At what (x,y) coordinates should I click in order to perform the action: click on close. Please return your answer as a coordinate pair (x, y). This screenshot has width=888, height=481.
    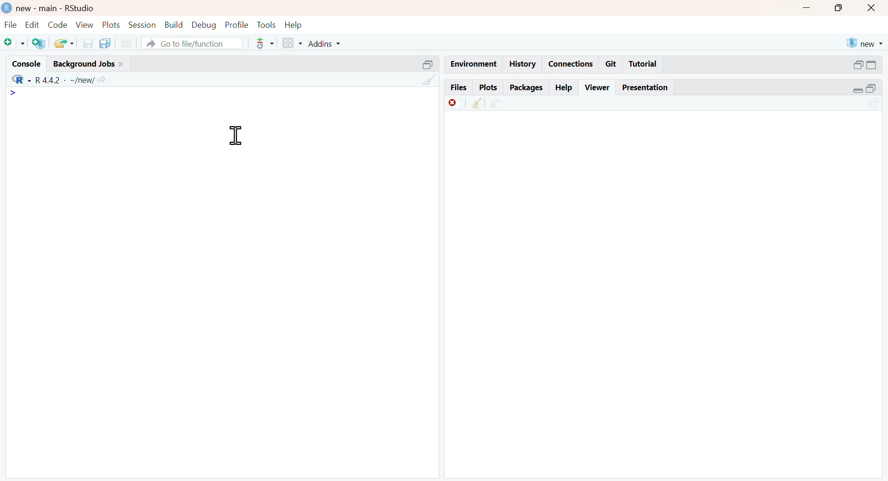
    Looking at the image, I should click on (874, 9).